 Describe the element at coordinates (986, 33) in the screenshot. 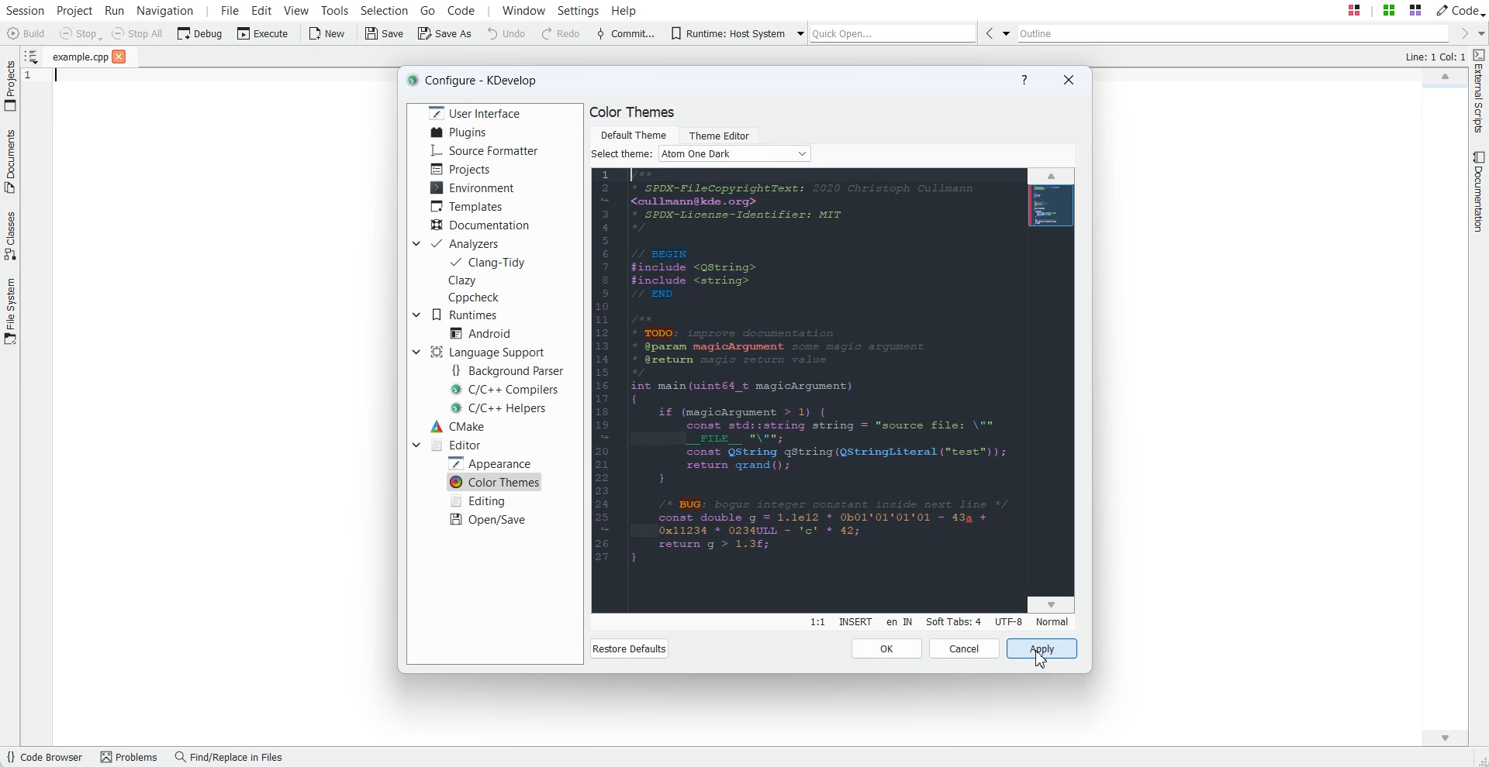

I see `Go Back` at that location.